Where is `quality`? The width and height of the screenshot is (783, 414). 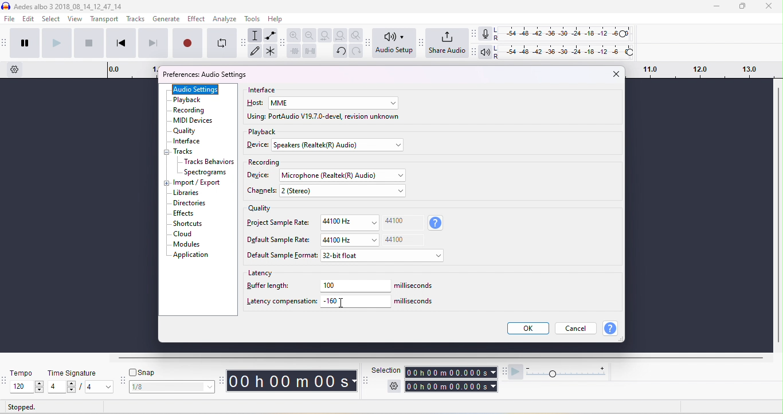 quality is located at coordinates (259, 209).